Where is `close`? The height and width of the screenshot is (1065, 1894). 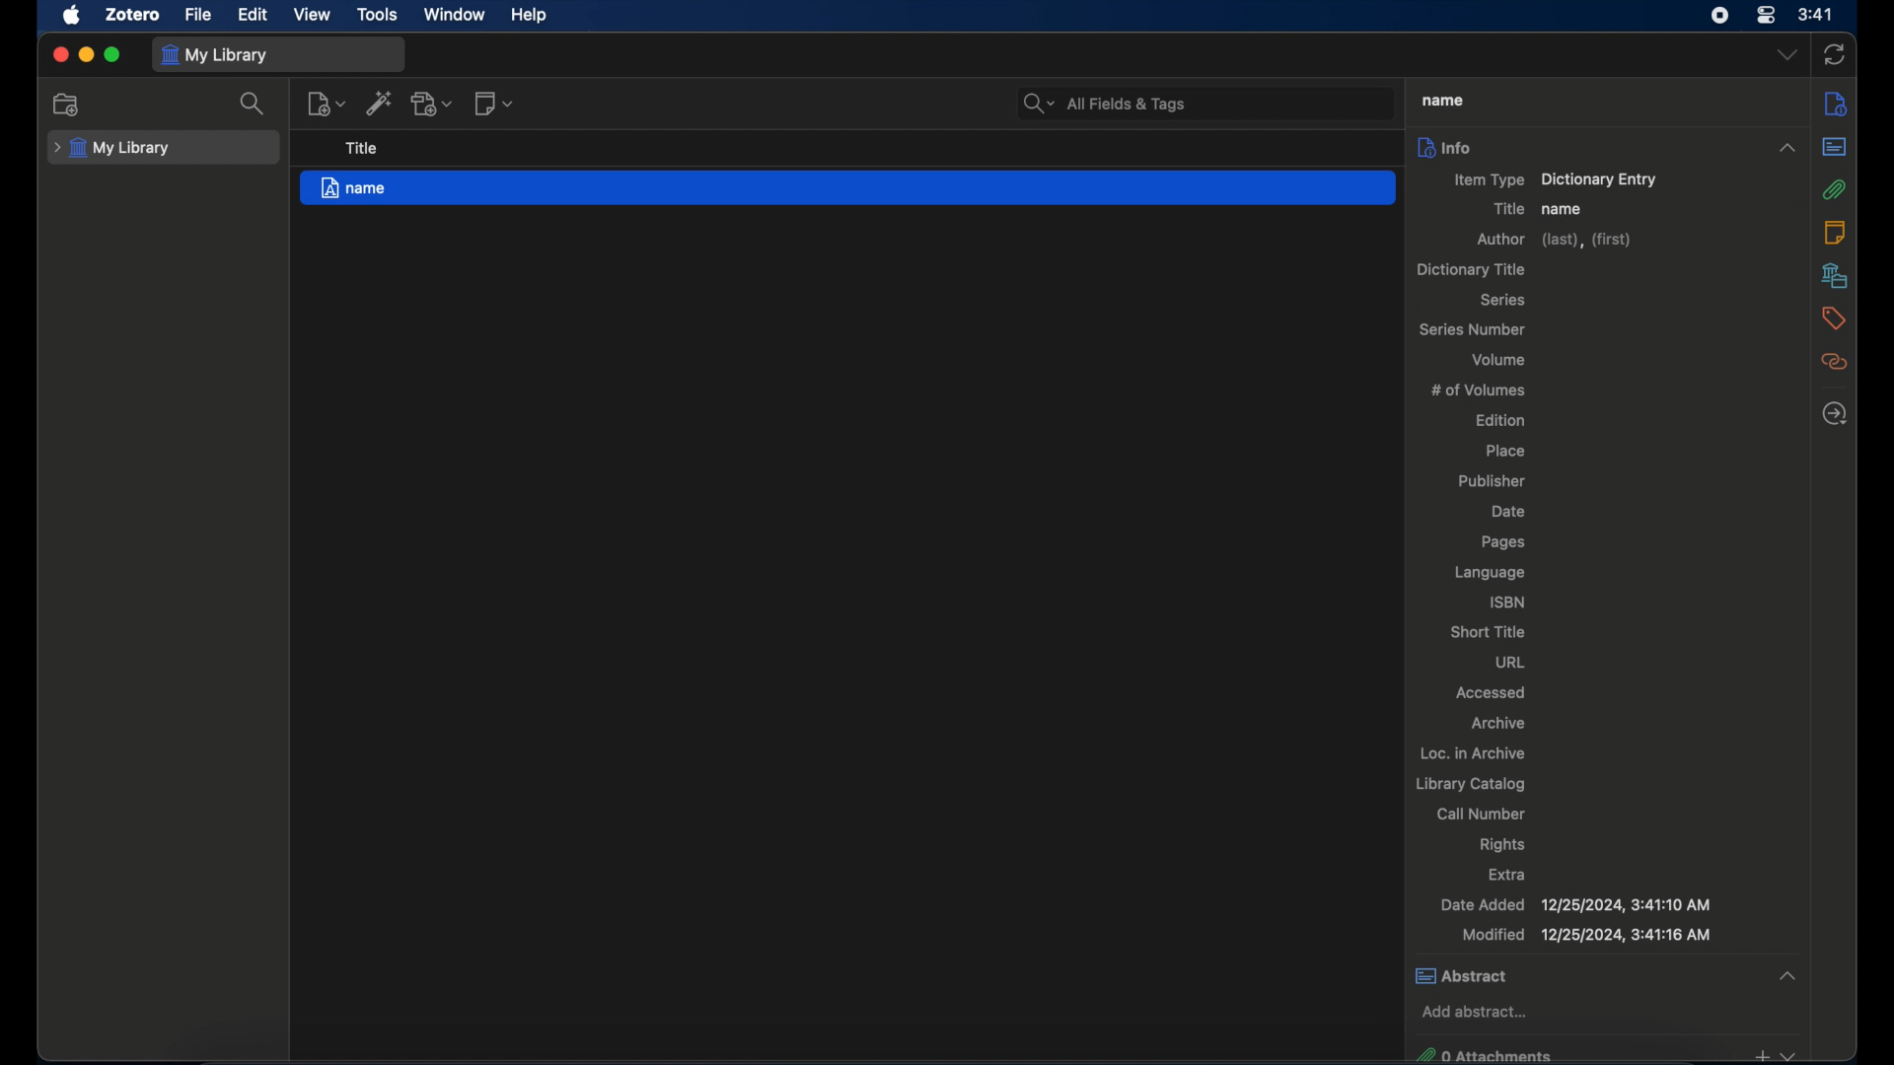
close is located at coordinates (59, 55).